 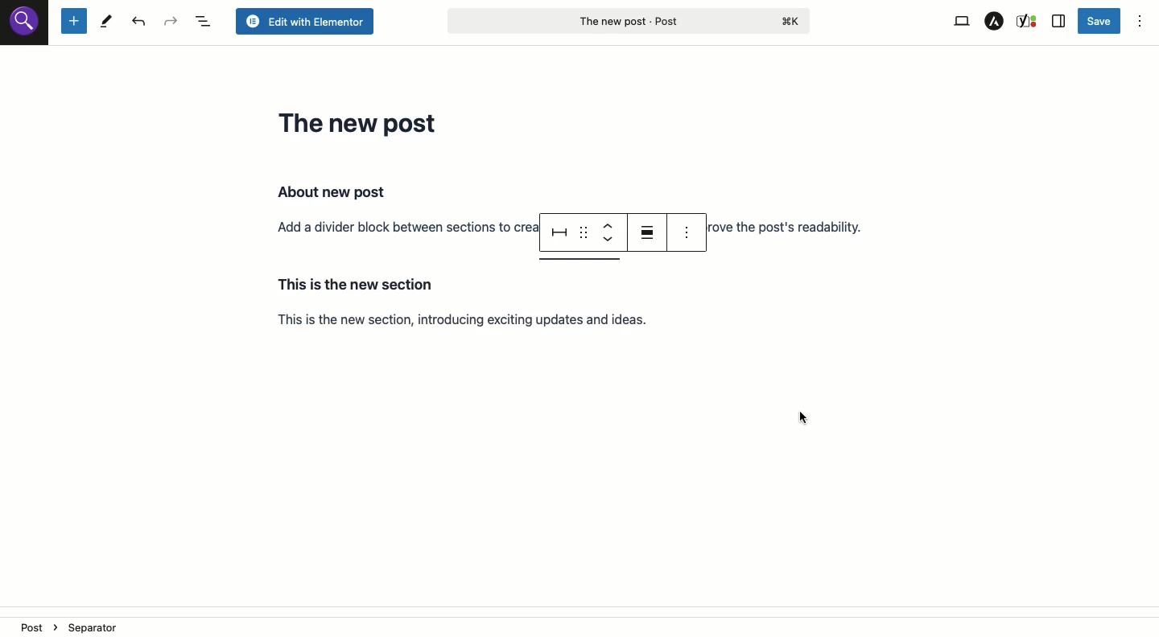 I want to click on Options, so click(x=1140, y=23).